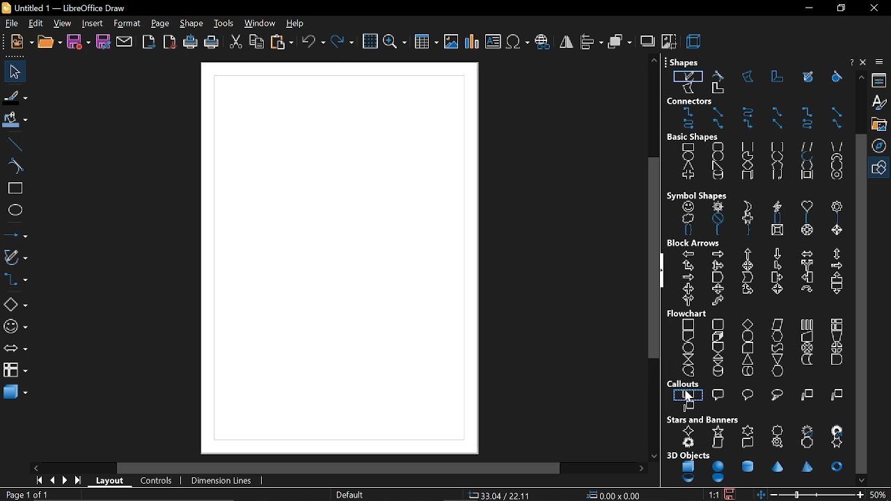  Describe the element at coordinates (688, 167) in the screenshot. I see `isosceles triangle` at that location.